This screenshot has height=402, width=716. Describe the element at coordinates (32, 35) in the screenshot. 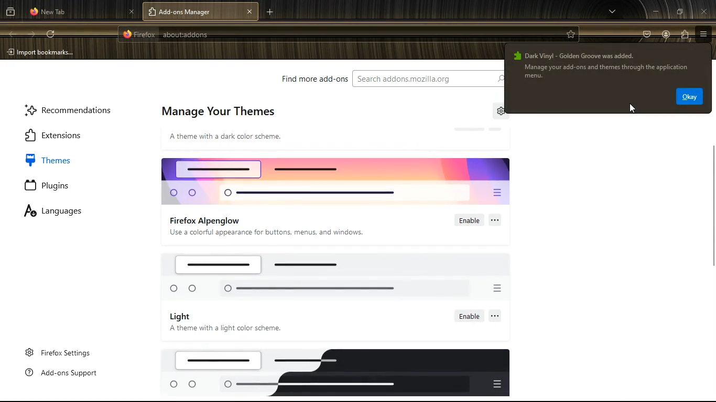

I see `forward` at that location.